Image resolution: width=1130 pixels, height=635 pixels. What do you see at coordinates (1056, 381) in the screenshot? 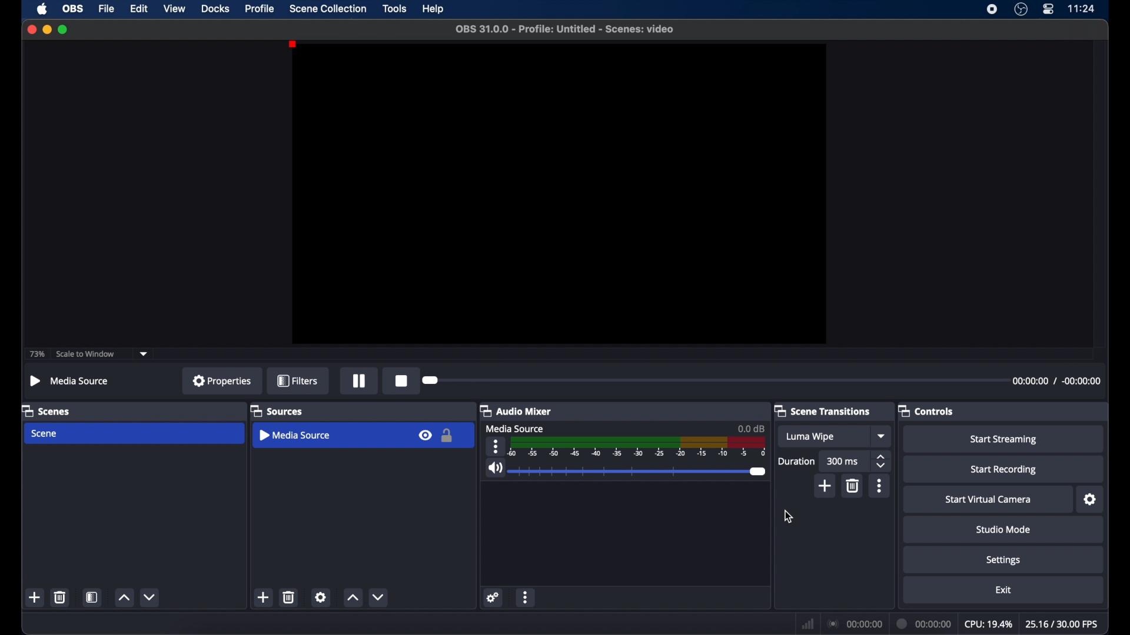
I see `time stamp` at bounding box center [1056, 381].